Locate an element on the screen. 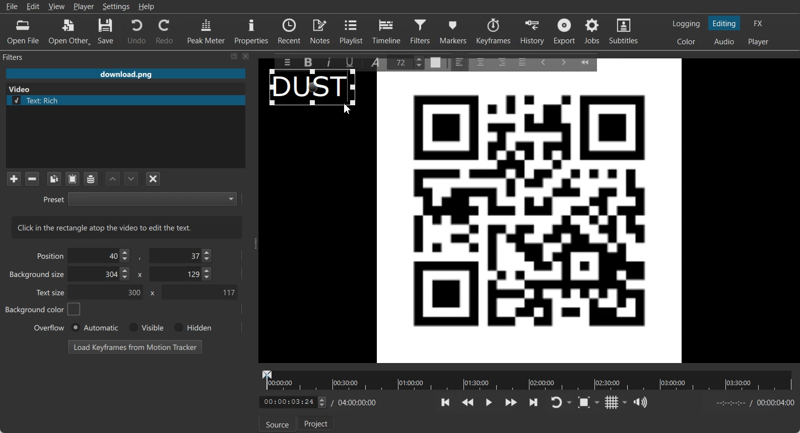  Switching to the Audio layout is located at coordinates (725, 42).